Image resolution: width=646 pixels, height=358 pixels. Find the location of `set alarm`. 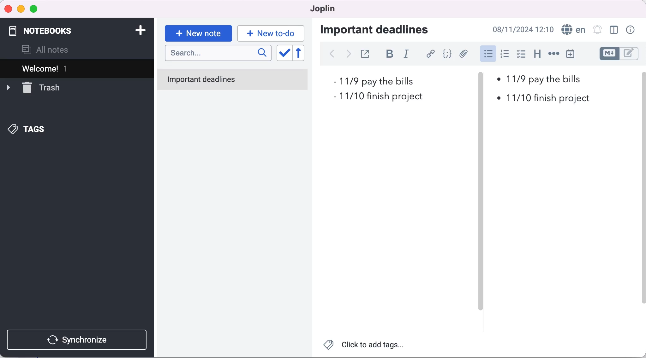

set alarm is located at coordinates (596, 30).